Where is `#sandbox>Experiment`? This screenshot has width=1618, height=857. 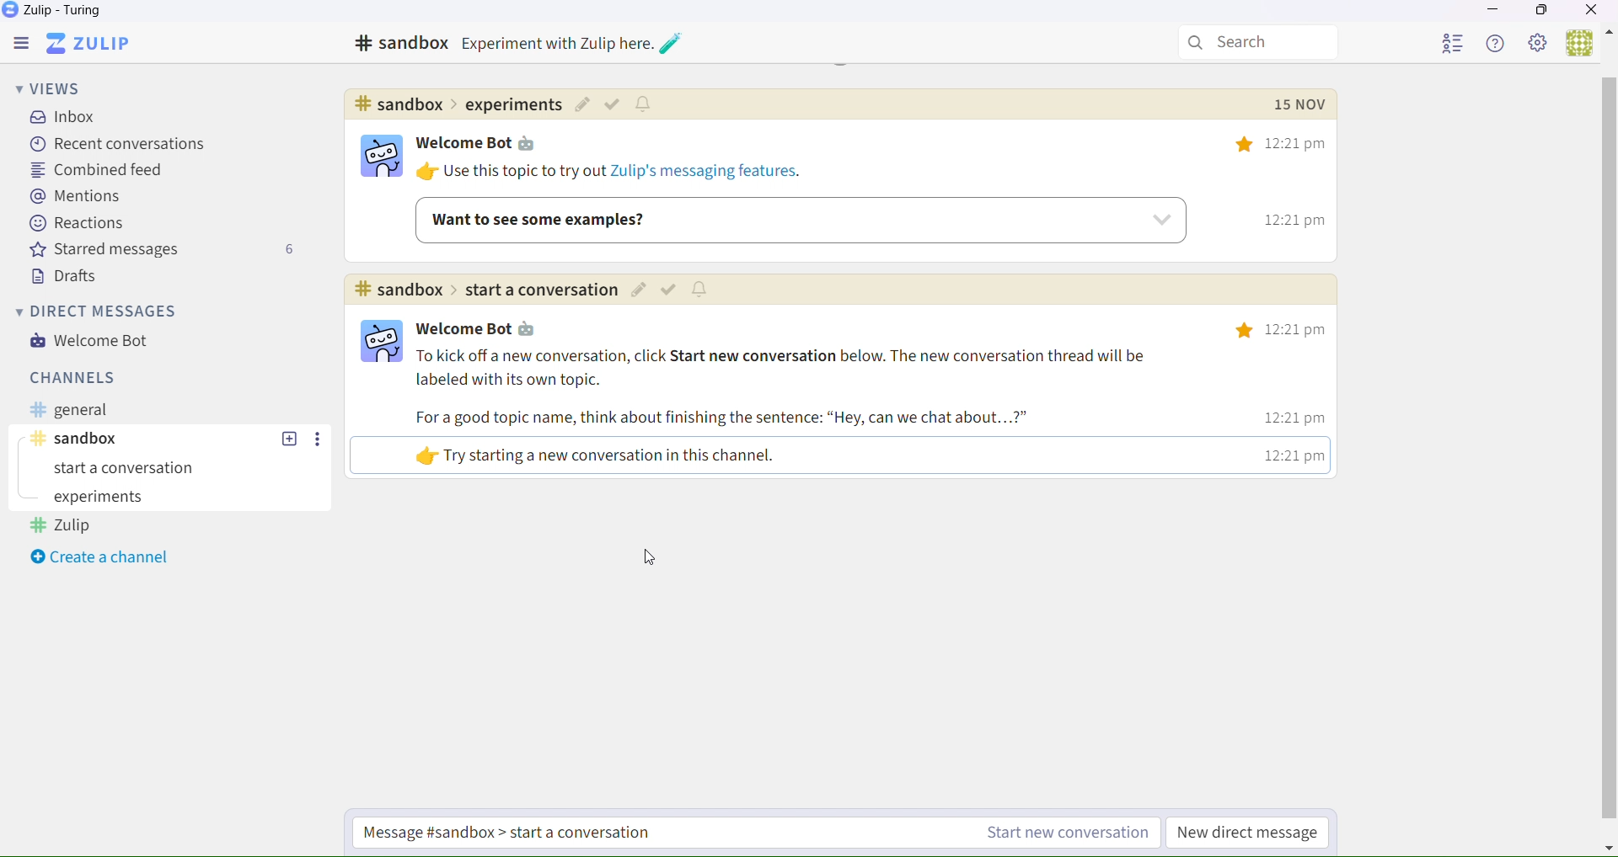
#sandbox>Experiment is located at coordinates (483, 290).